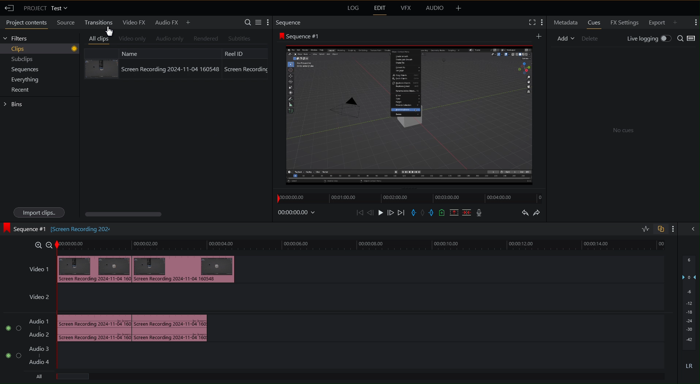 The image size is (700, 384). Describe the element at coordinates (172, 22) in the screenshot. I see `Audio FX` at that location.